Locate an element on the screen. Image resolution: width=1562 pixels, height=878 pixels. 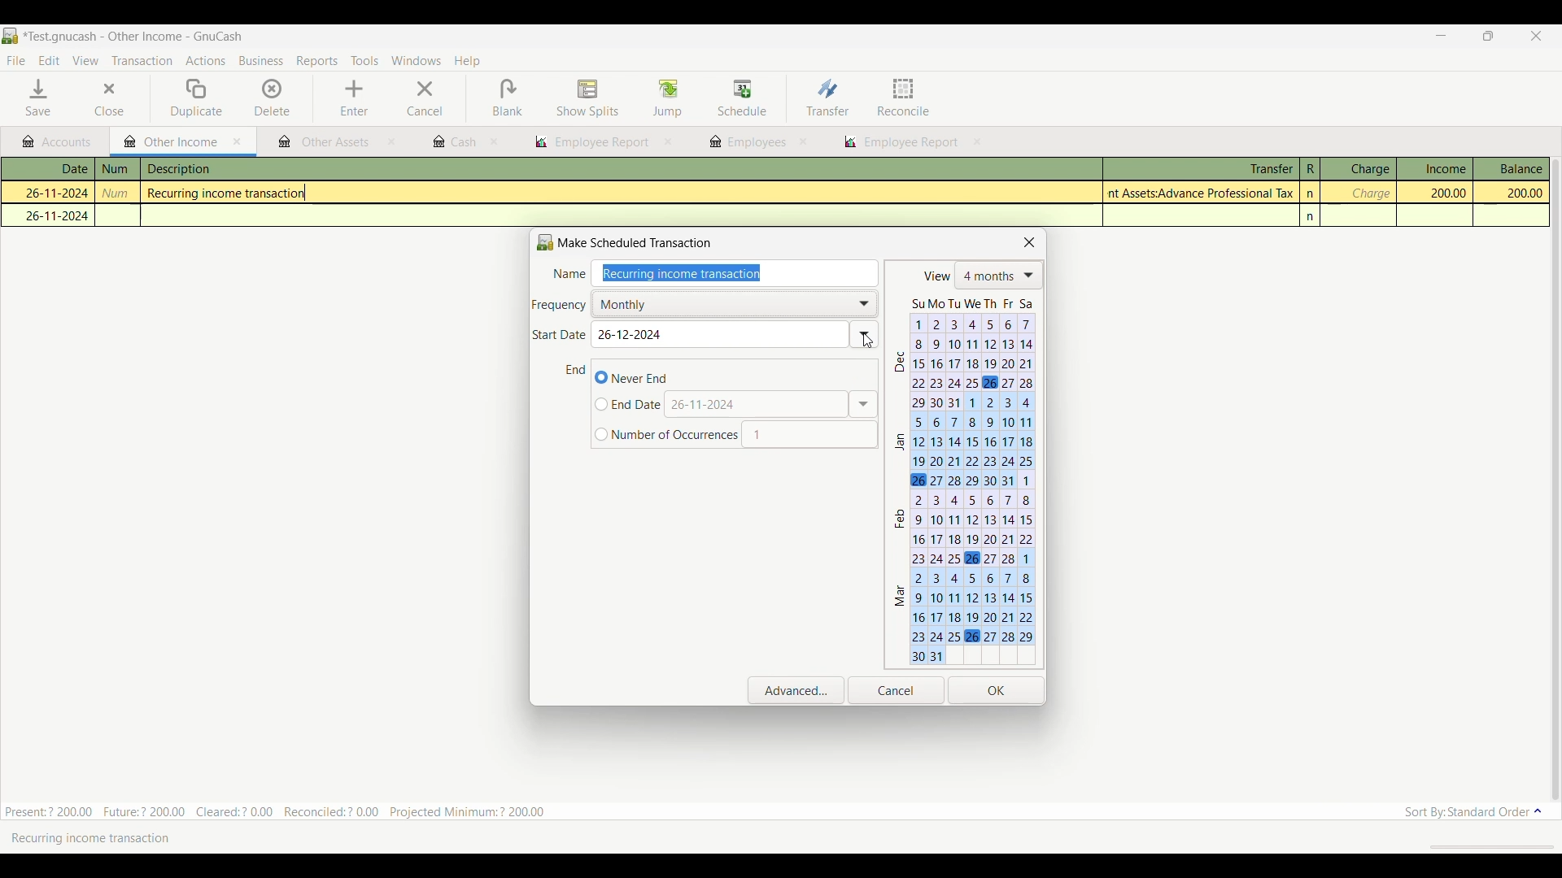
employees is located at coordinates (746, 142).